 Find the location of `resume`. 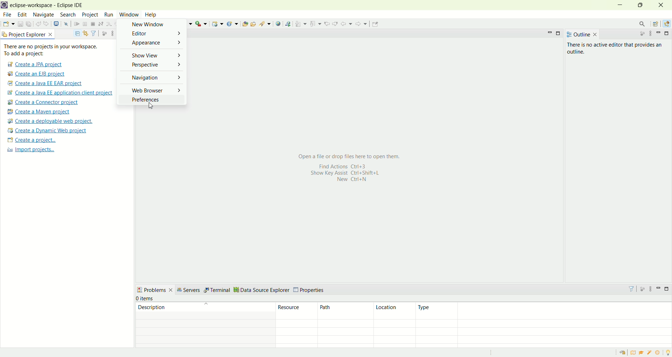

resume is located at coordinates (77, 24).